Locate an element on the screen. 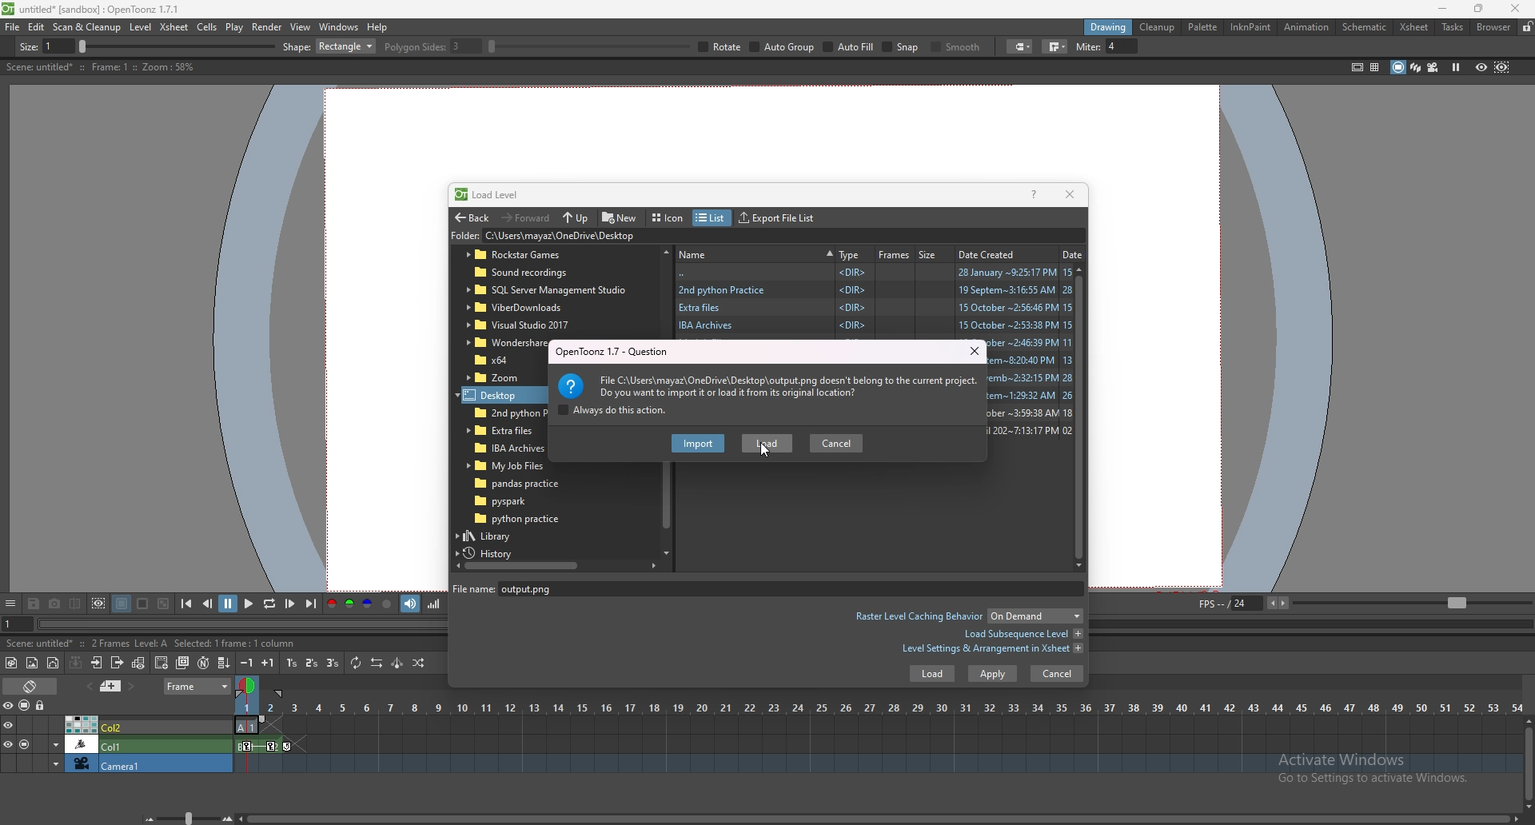  library is located at coordinates (503, 536).